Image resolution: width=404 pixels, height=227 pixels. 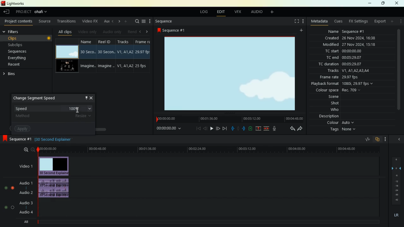 What do you see at coordinates (218, 129) in the screenshot?
I see `forward` at bounding box center [218, 129].